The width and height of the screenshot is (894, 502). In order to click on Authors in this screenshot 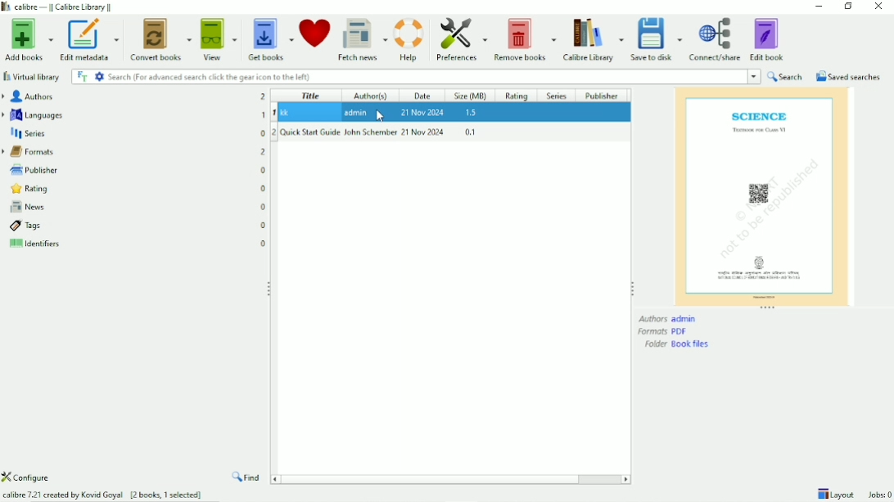, I will do `click(668, 318)`.